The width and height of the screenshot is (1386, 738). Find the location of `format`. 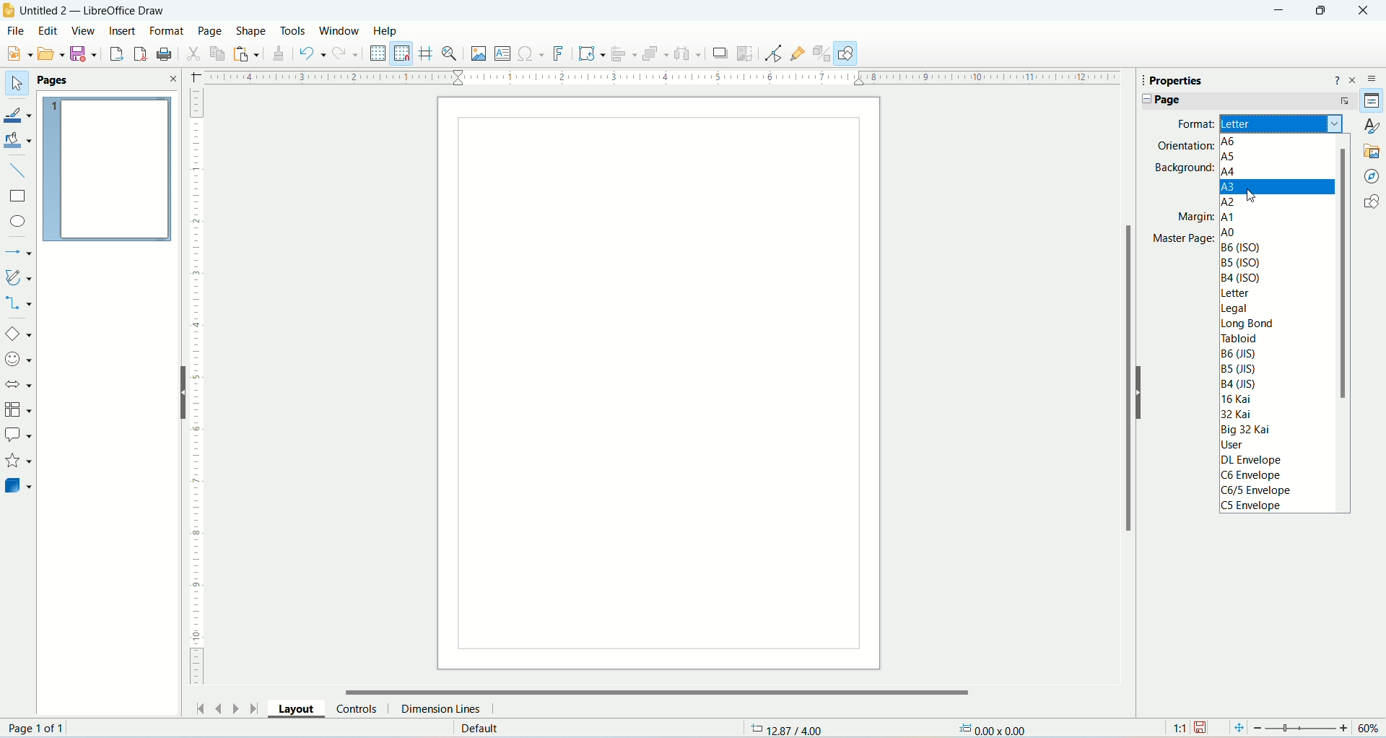

format is located at coordinates (167, 30).